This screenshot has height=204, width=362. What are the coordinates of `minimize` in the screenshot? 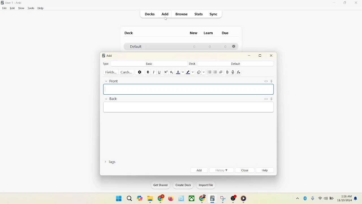 It's located at (335, 3).